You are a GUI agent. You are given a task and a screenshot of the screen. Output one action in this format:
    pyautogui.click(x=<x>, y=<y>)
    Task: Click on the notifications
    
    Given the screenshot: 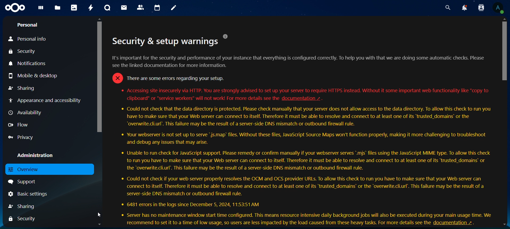 What is the action you would take?
    pyautogui.click(x=29, y=63)
    